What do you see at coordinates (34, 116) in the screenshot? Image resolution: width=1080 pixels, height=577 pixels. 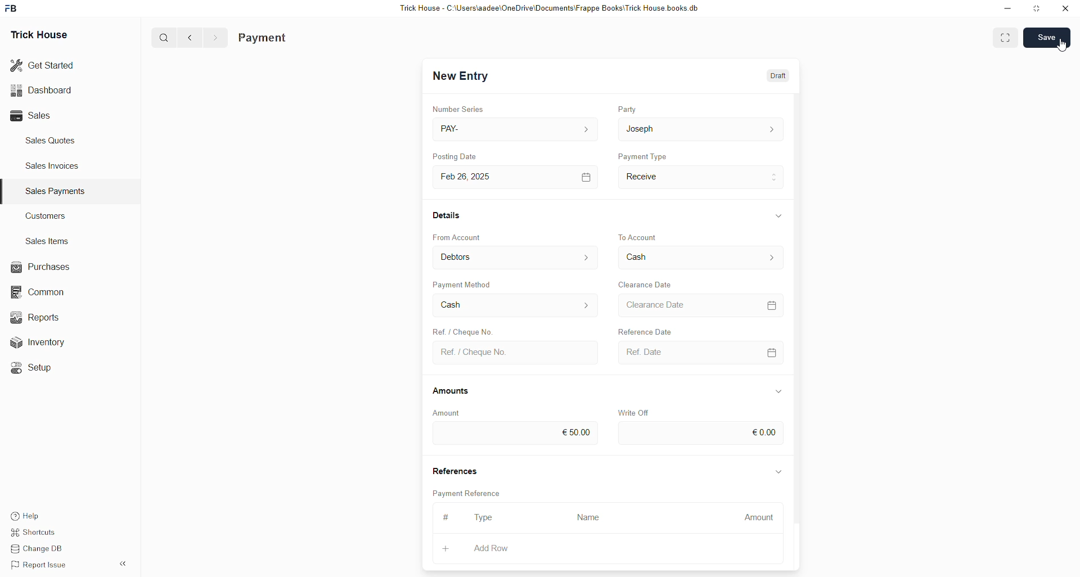 I see `Sales` at bounding box center [34, 116].